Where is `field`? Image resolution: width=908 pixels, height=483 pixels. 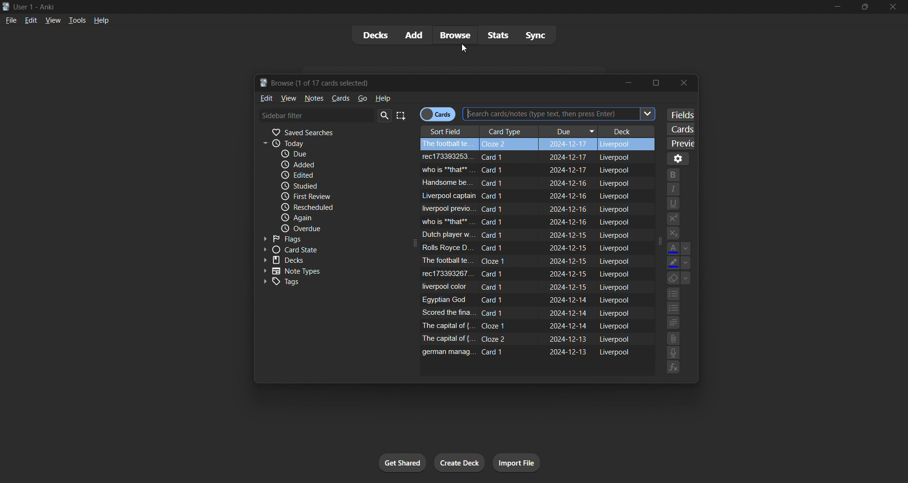 field is located at coordinates (450, 339).